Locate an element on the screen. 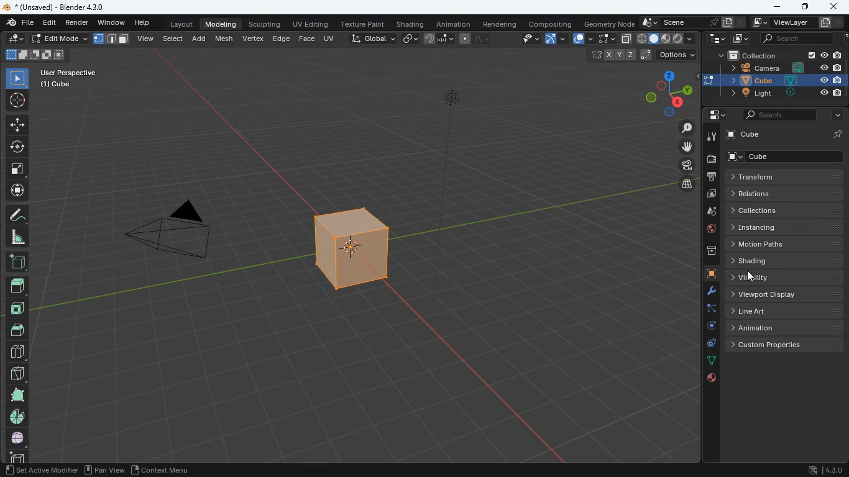 The width and height of the screenshot is (849, 477). layout is located at coordinates (178, 24).